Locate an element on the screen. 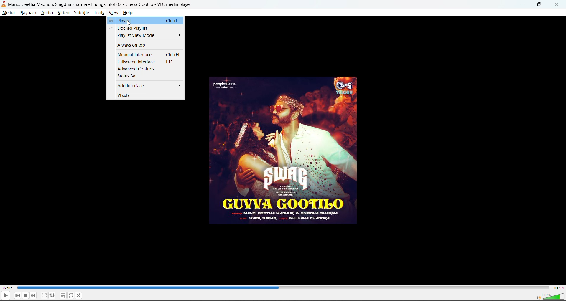 The width and height of the screenshot is (566, 301). status bar is located at coordinates (147, 76).